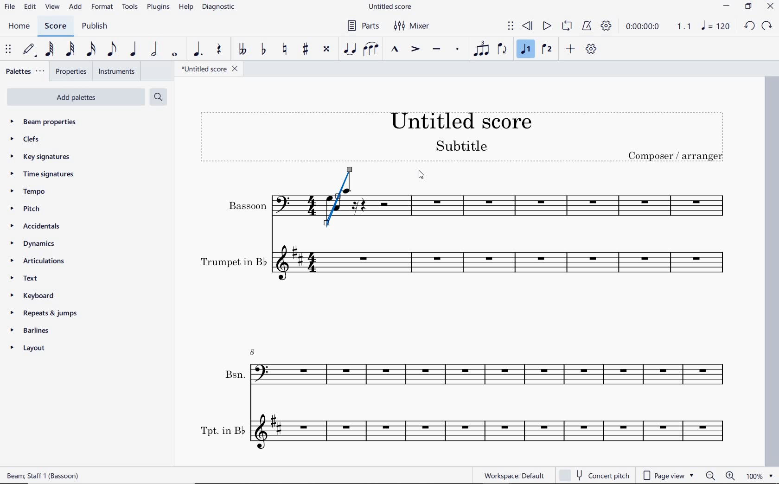 Image resolution: width=779 pixels, height=484 pixels. I want to click on slur, so click(371, 49).